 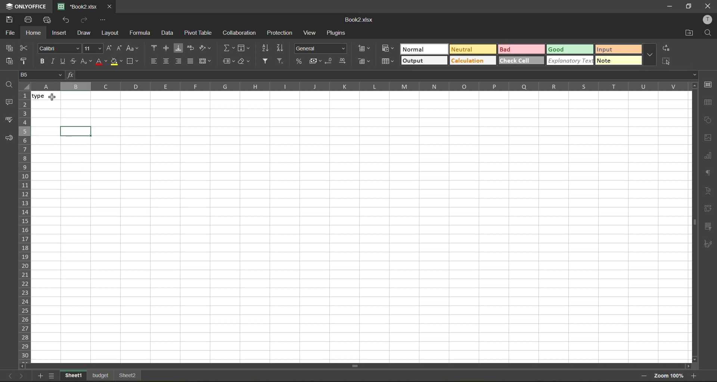 I want to click on save, so click(x=12, y=20).